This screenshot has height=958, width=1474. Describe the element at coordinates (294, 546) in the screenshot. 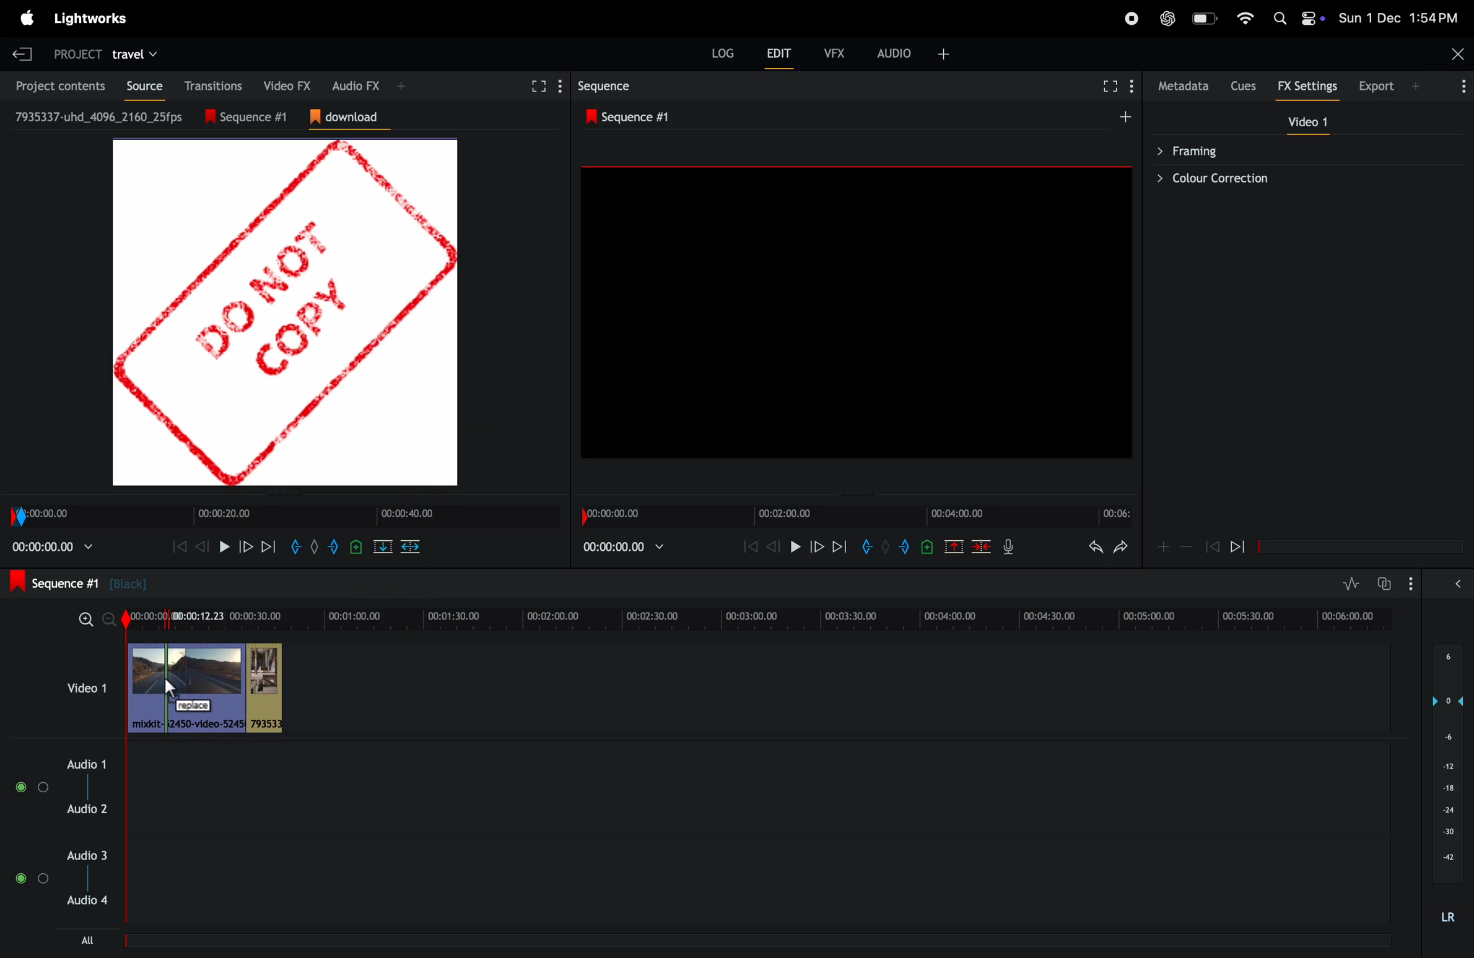

I see `add in` at that location.